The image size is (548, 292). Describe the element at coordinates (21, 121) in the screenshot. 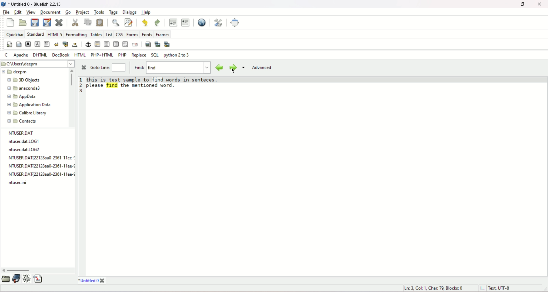

I see `contacts` at that location.